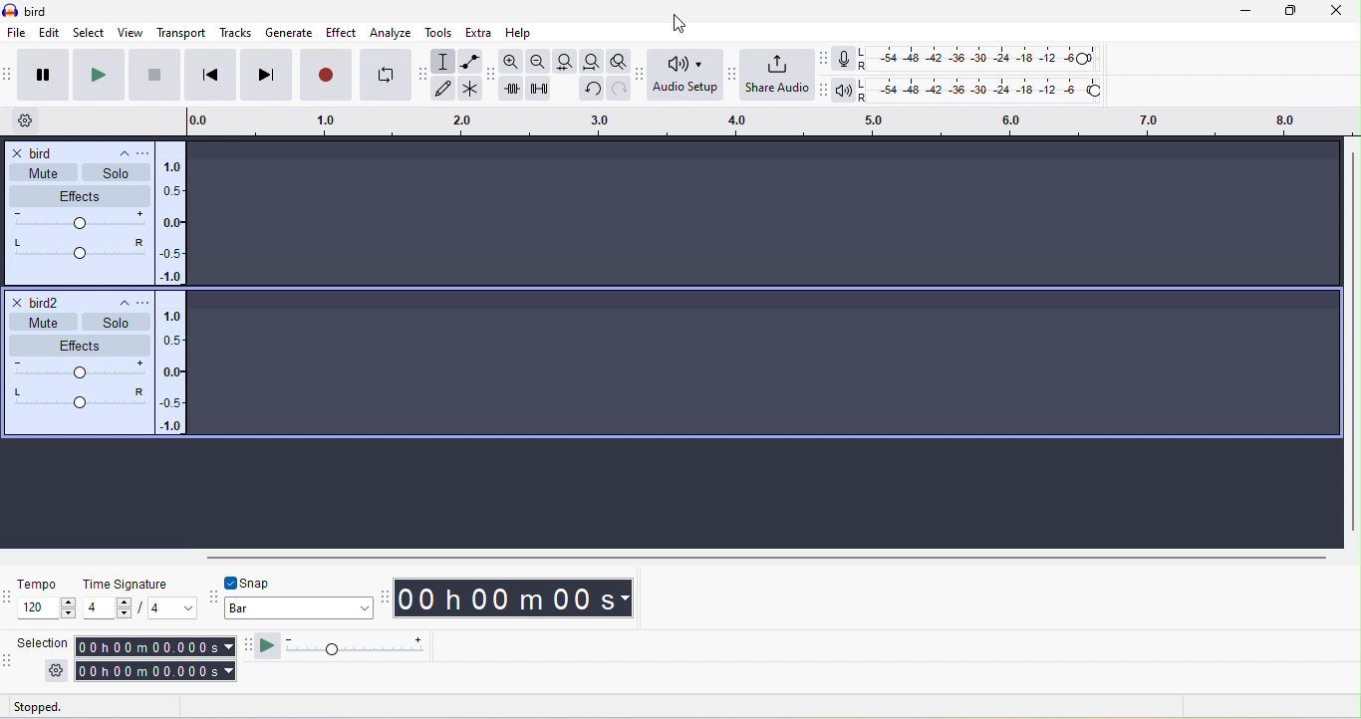  What do you see at coordinates (544, 89) in the screenshot?
I see `silence audio selection` at bounding box center [544, 89].